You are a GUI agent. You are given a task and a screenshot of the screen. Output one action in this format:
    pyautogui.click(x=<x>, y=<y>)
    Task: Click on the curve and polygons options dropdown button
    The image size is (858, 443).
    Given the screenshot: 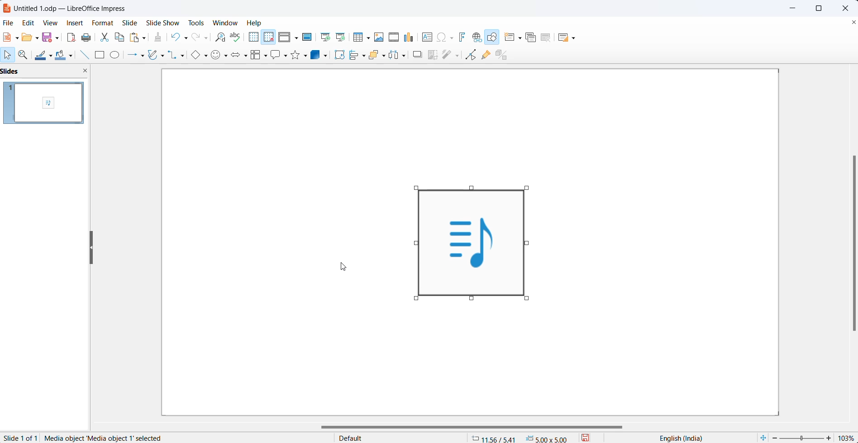 What is the action you would take?
    pyautogui.click(x=163, y=56)
    